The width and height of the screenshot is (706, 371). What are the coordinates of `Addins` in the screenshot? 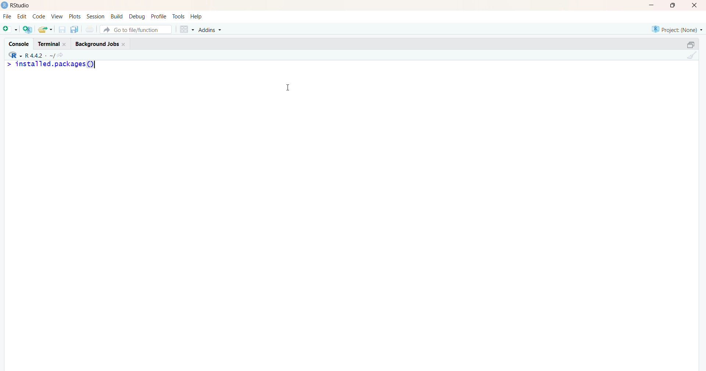 It's located at (211, 30).